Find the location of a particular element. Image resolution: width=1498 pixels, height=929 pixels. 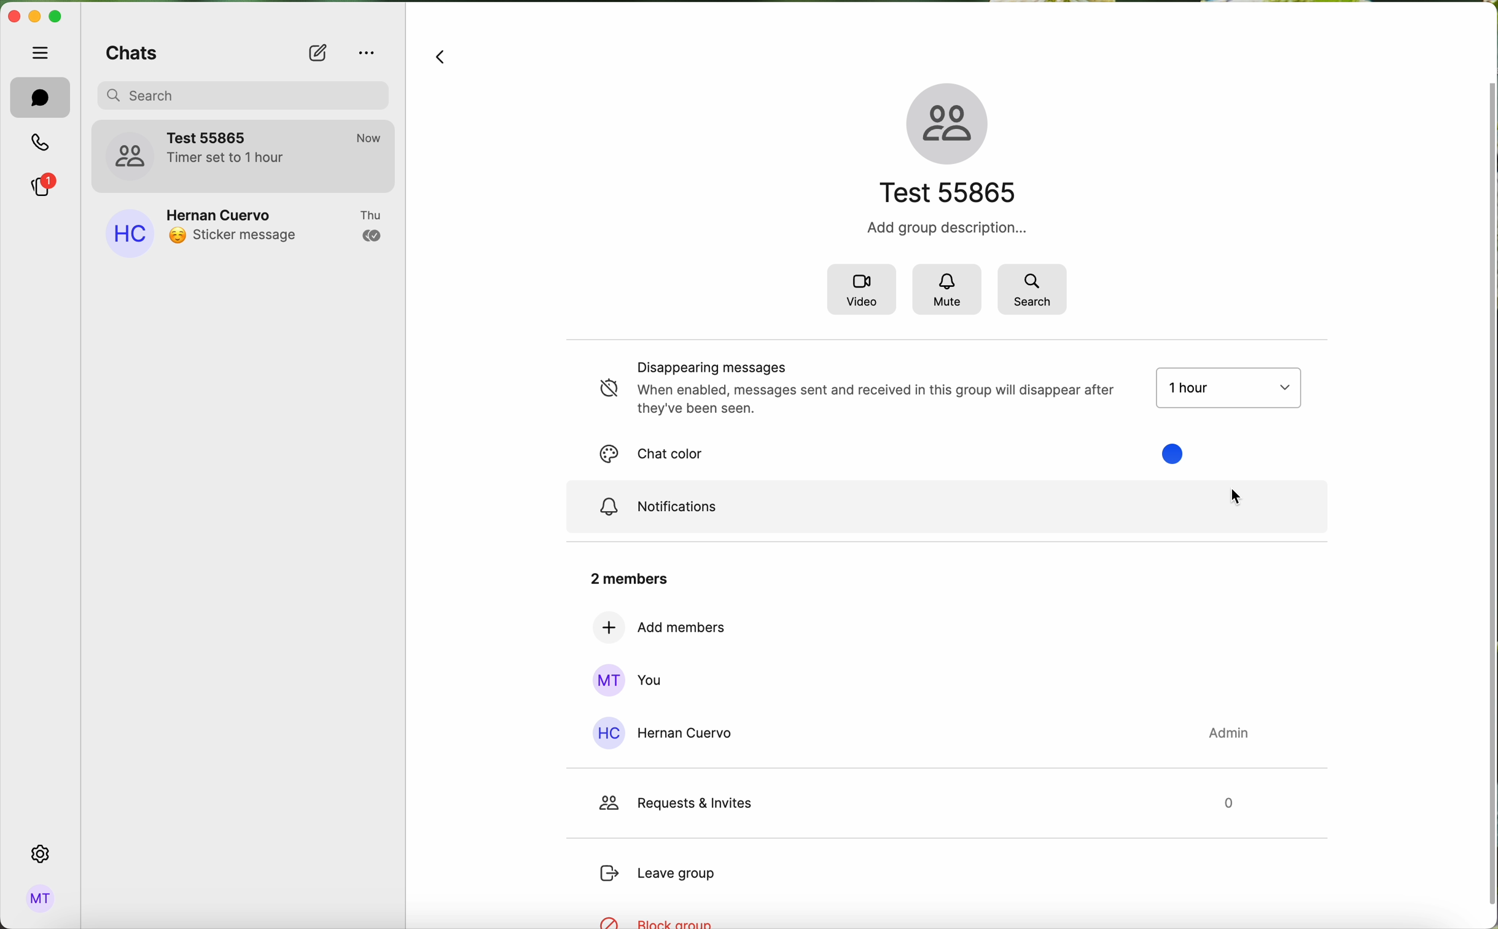

test 55865 group is located at coordinates (244, 154).